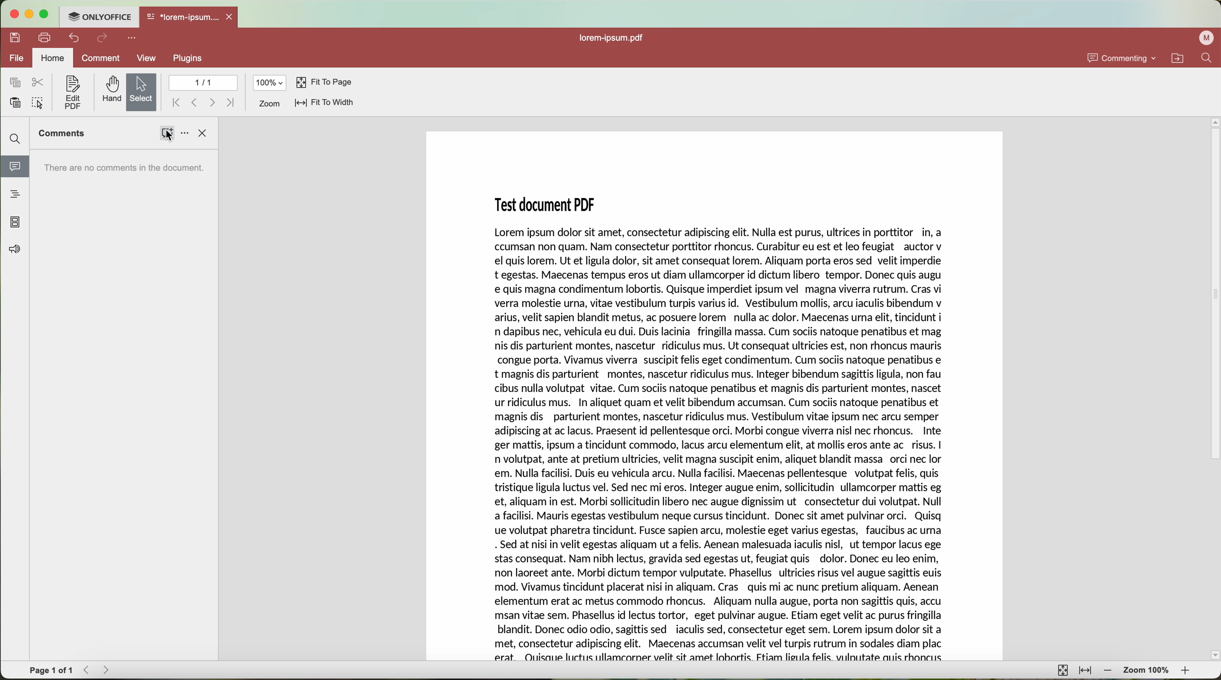 The height and width of the screenshot is (680, 1221). Describe the element at coordinates (40, 82) in the screenshot. I see `cut` at that location.